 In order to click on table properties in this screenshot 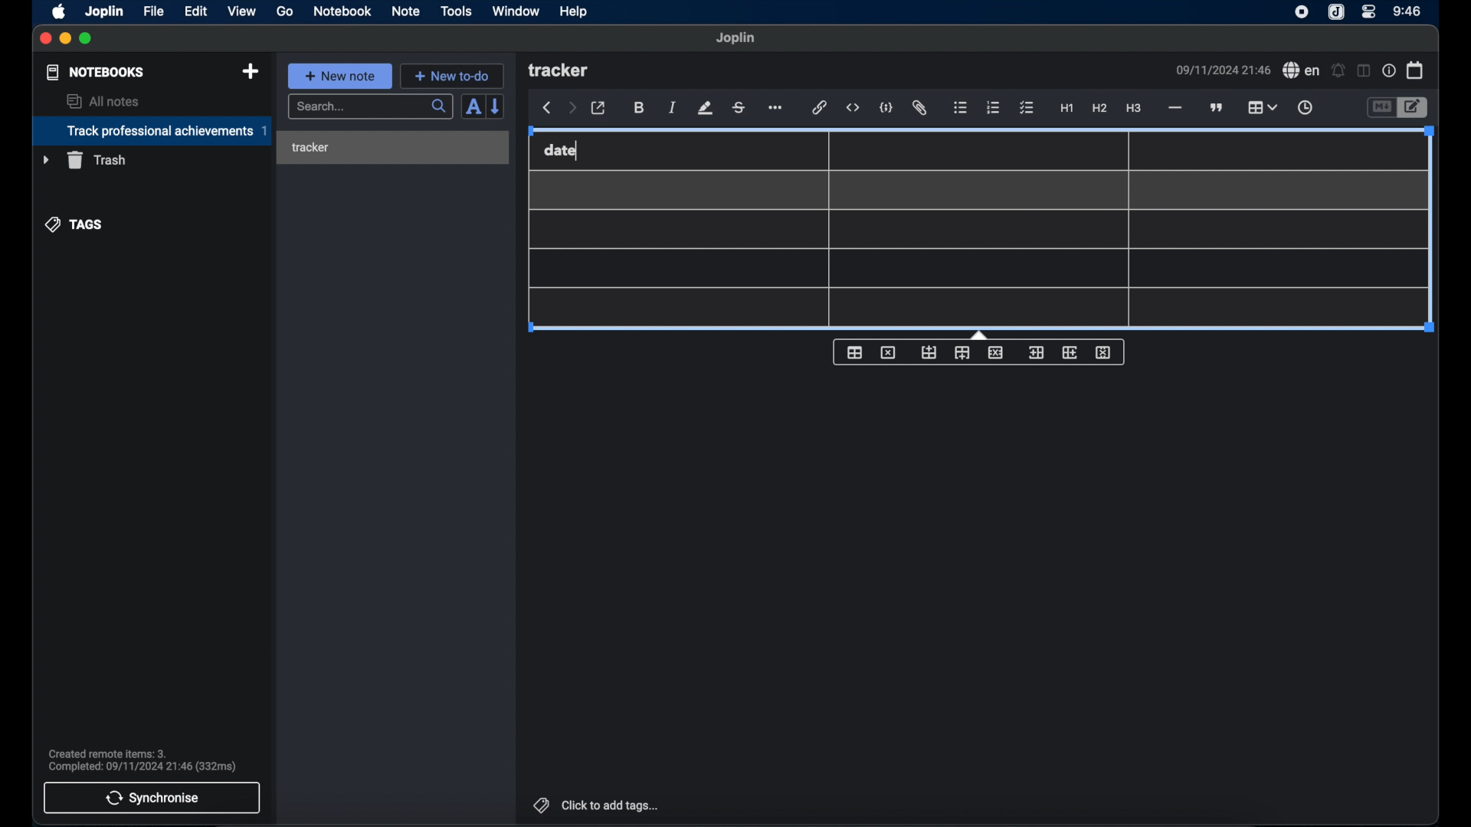, I will do `click(854, 353)`.